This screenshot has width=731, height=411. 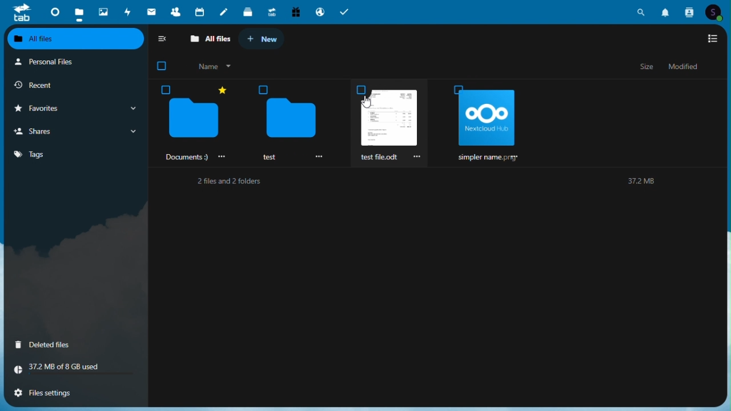 What do you see at coordinates (345, 12) in the screenshot?
I see `tasks` at bounding box center [345, 12].